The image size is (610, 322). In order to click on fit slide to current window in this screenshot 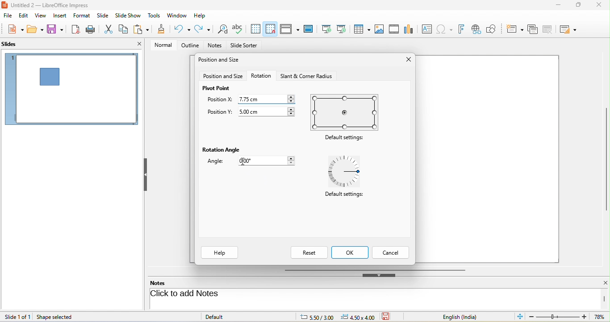, I will do `click(521, 317)`.